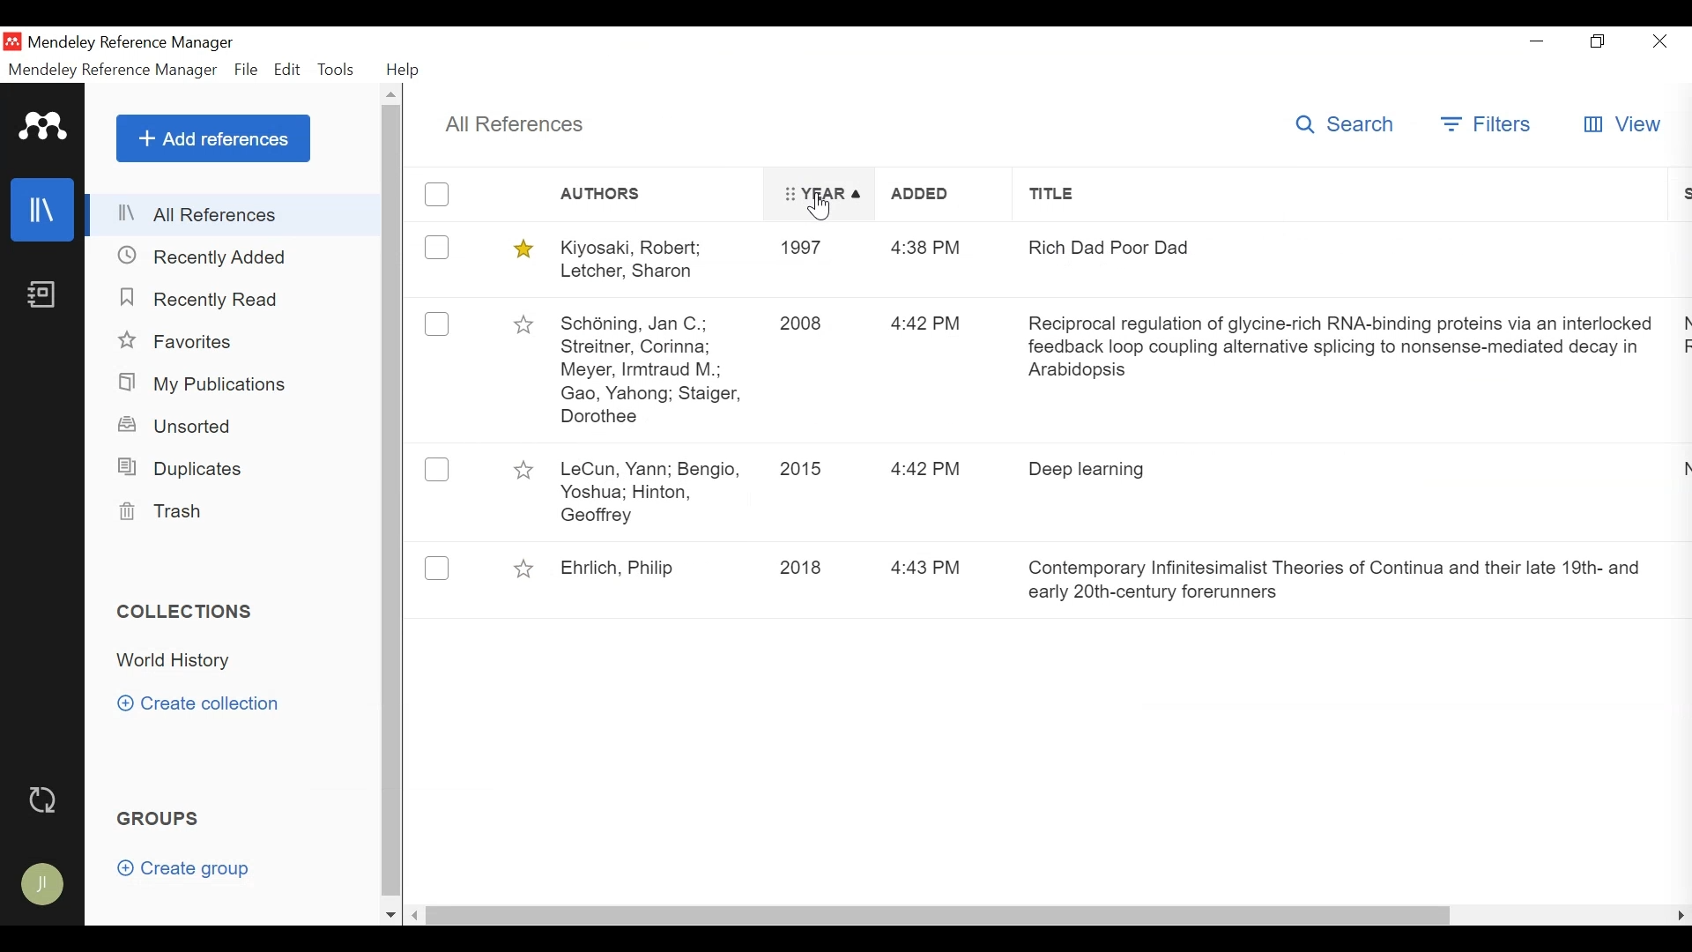 The width and height of the screenshot is (1692, 952). I want to click on (un)Select, so click(436, 249).